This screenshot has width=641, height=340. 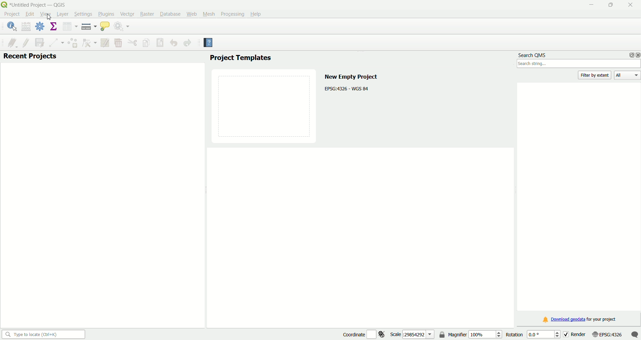 I want to click on magnifier, so click(x=475, y=334).